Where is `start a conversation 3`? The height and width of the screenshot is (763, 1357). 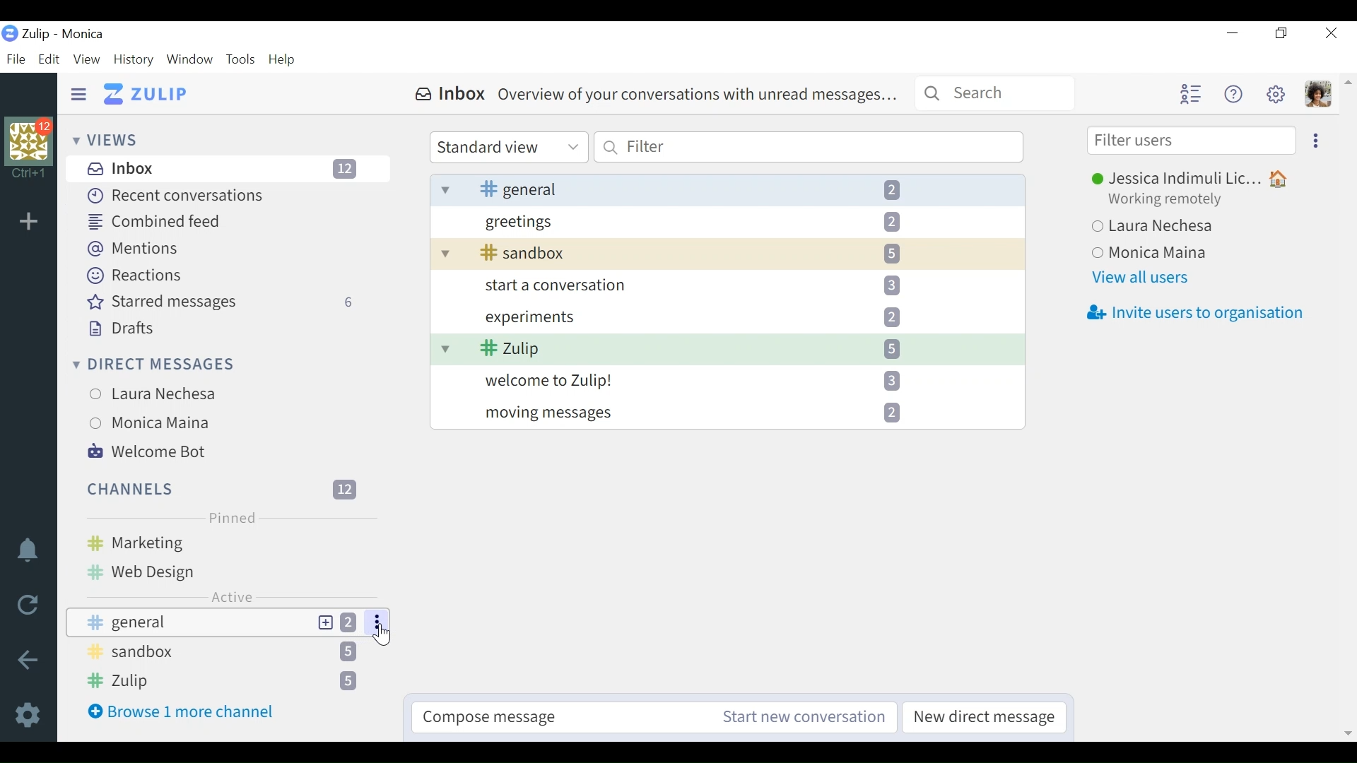 start a conversation 3 is located at coordinates (727, 285).